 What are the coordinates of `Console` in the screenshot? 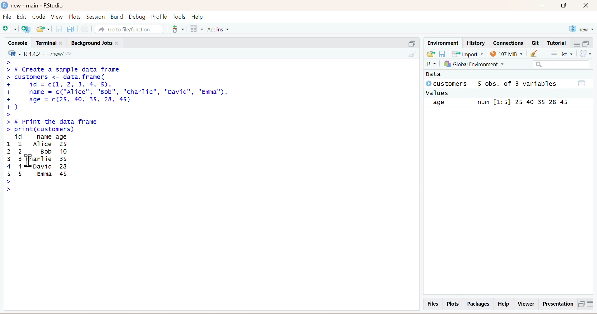 It's located at (16, 42).